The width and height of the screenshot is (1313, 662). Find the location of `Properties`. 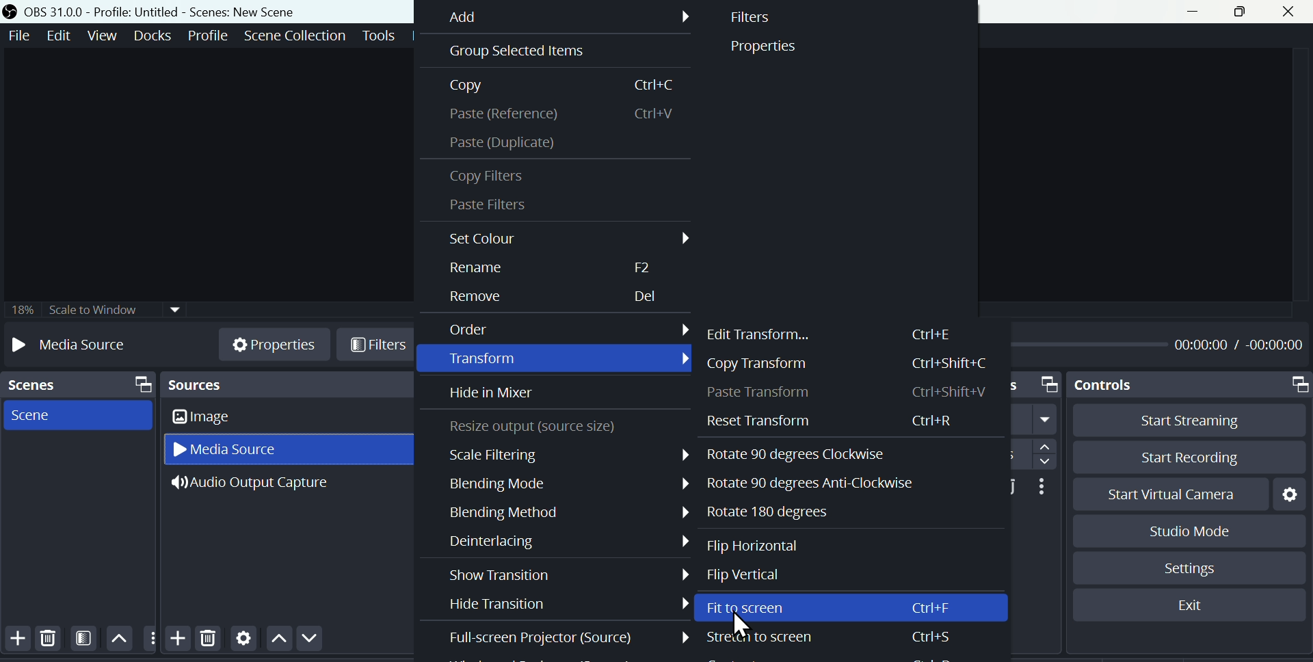

Properties is located at coordinates (274, 341).